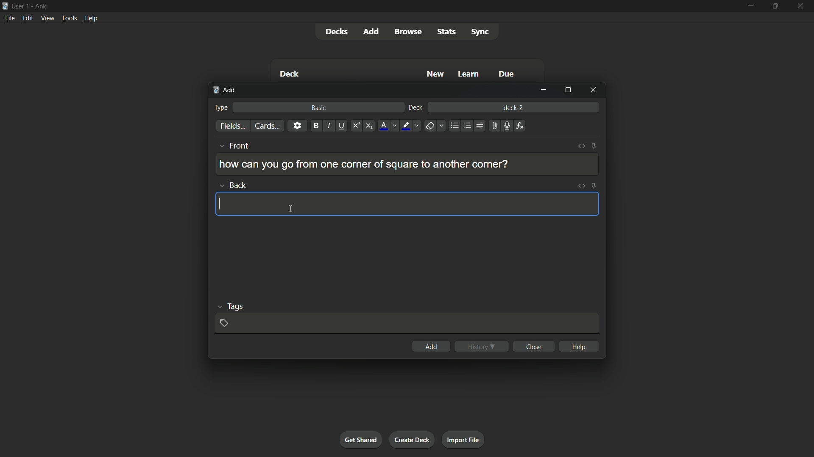  What do you see at coordinates (291, 209) in the screenshot?
I see `cursor` at bounding box center [291, 209].